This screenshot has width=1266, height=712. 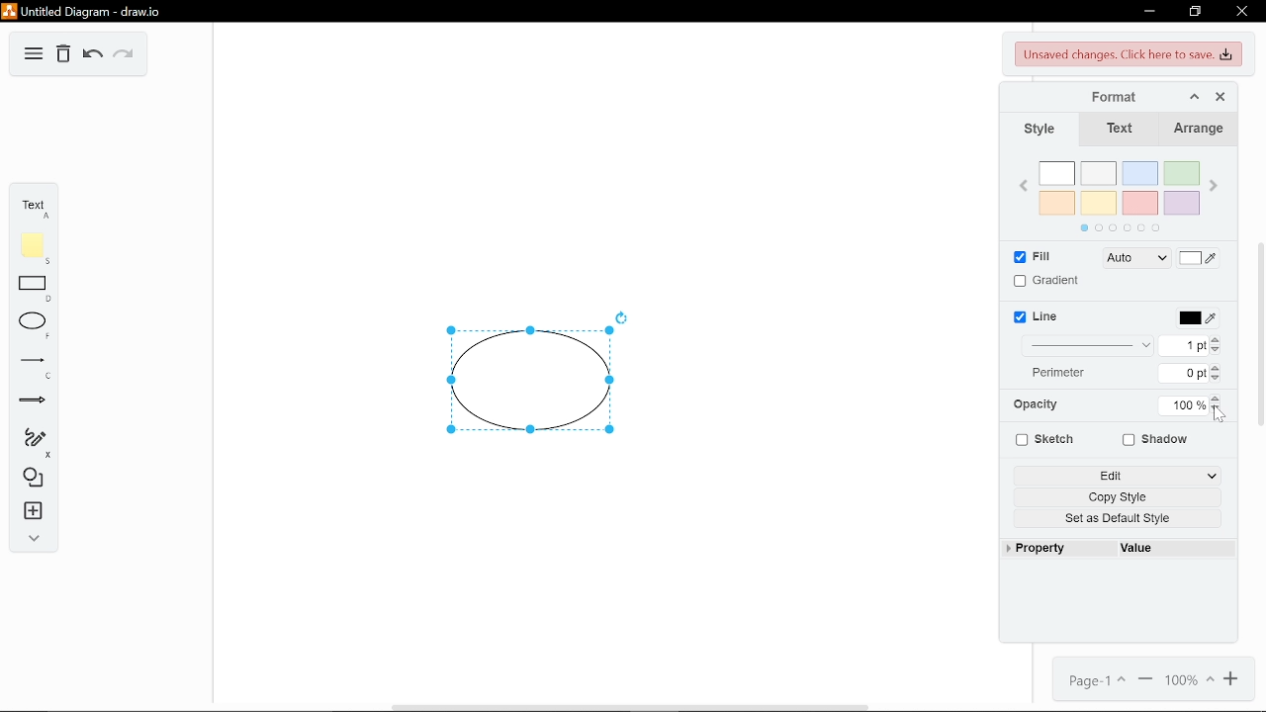 What do you see at coordinates (33, 512) in the screenshot?
I see `insert` at bounding box center [33, 512].